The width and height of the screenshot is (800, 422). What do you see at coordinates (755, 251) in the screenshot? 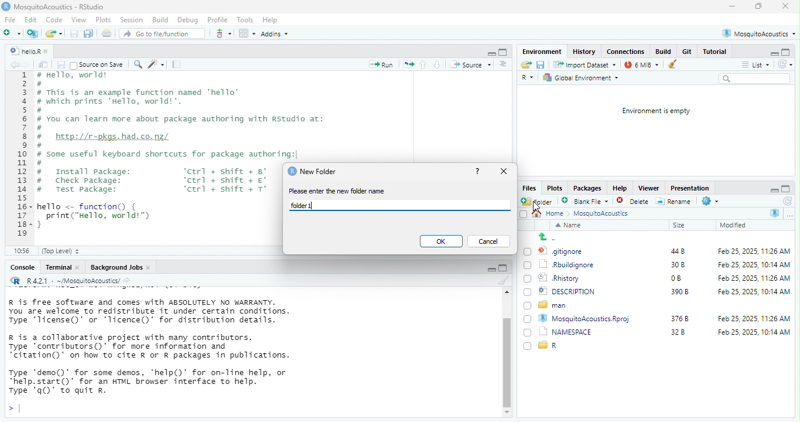
I see `Feb 25, 2025, 11:26 AM.` at bounding box center [755, 251].